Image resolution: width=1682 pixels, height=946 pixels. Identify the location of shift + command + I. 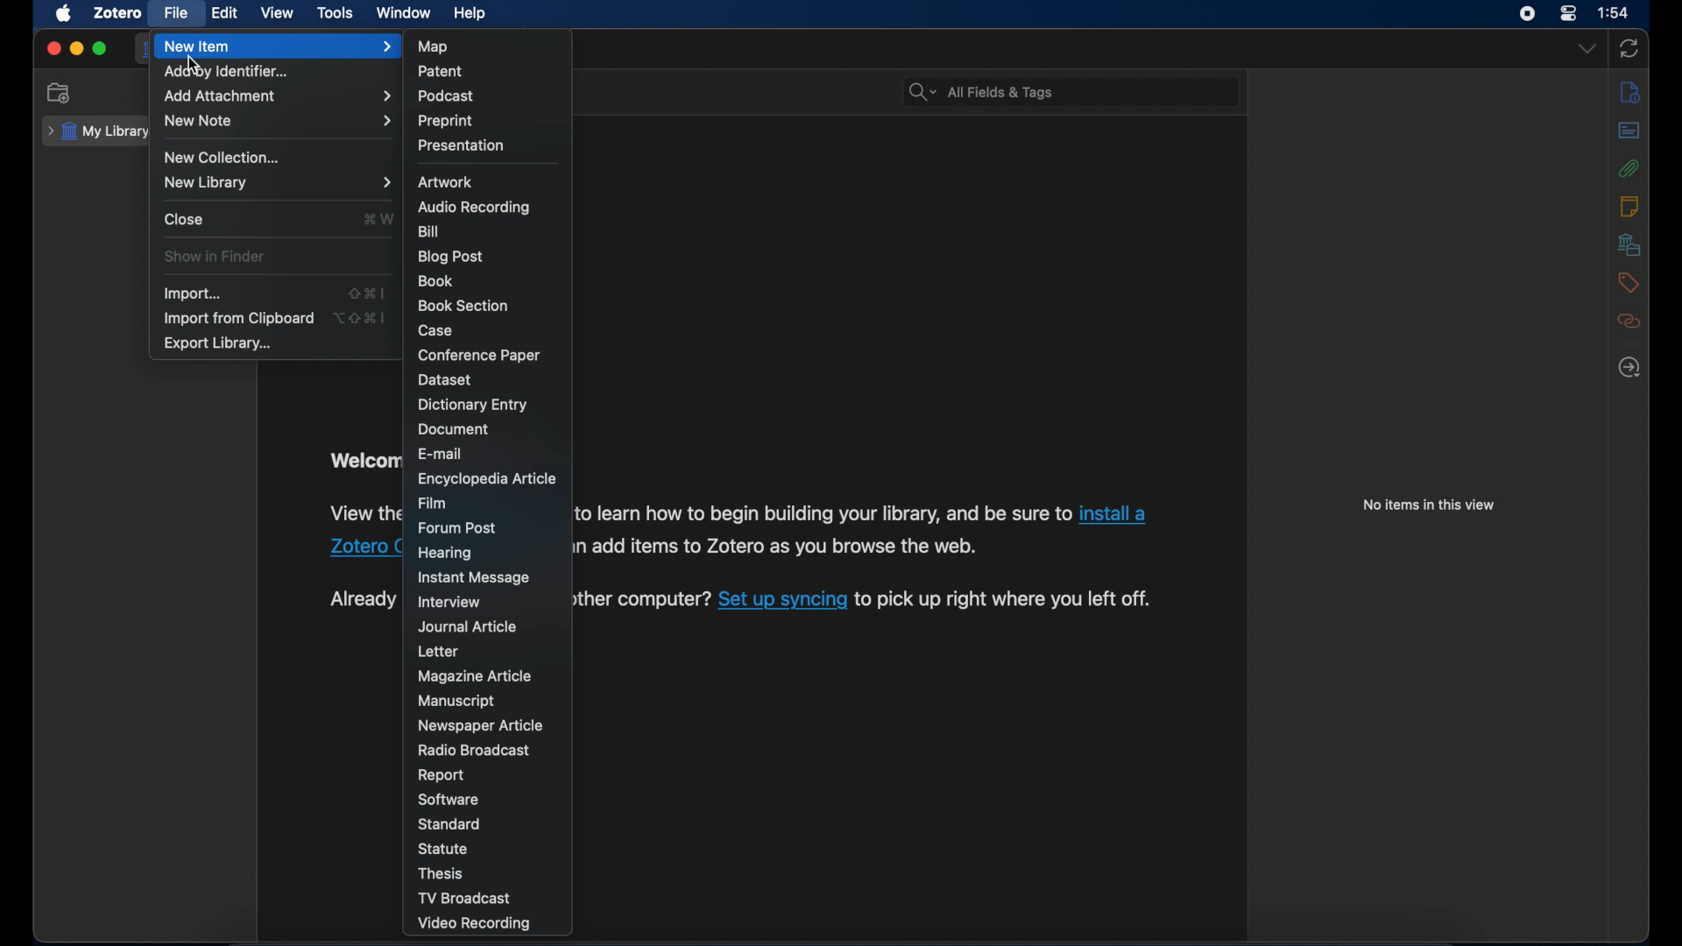
(367, 293).